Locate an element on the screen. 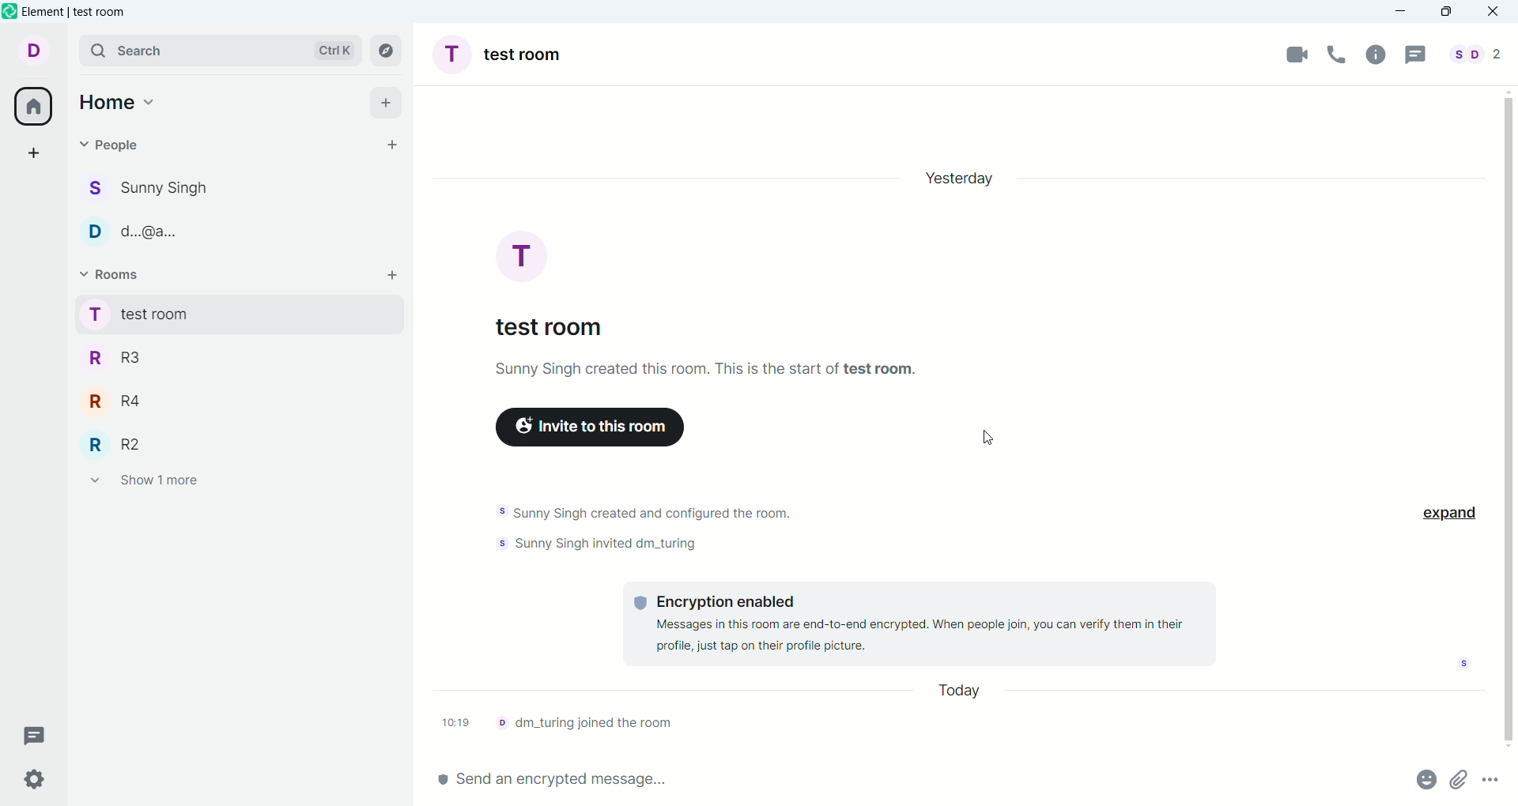 The height and width of the screenshot is (806, 1518). R3 is located at coordinates (237, 358).